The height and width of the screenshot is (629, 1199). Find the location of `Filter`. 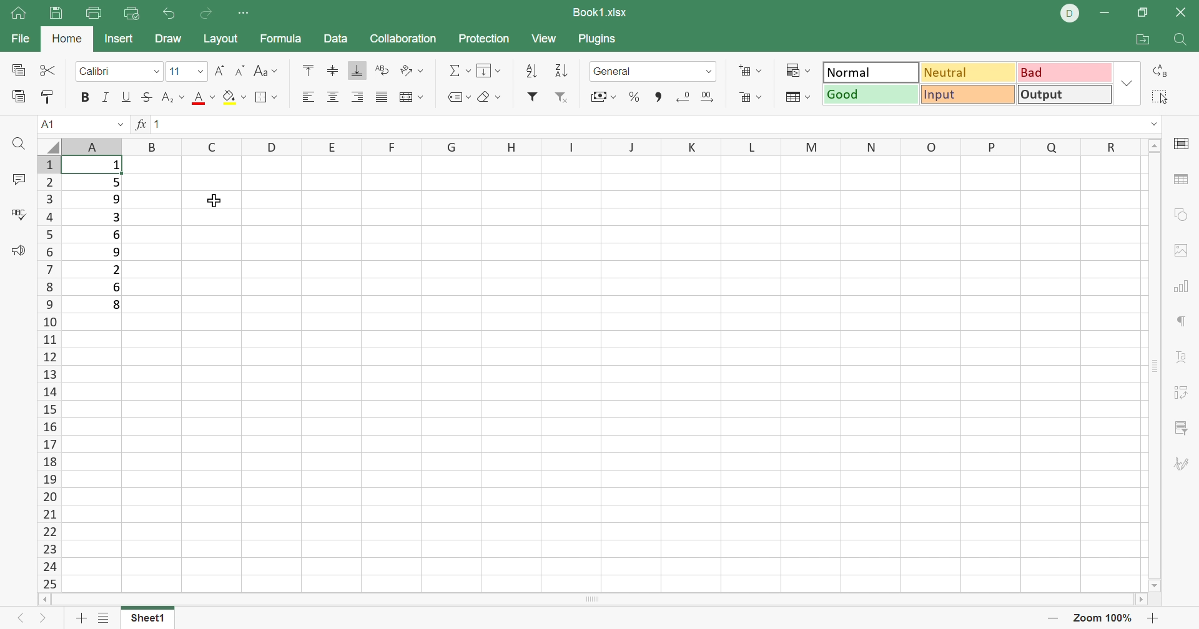

Filter is located at coordinates (533, 96).